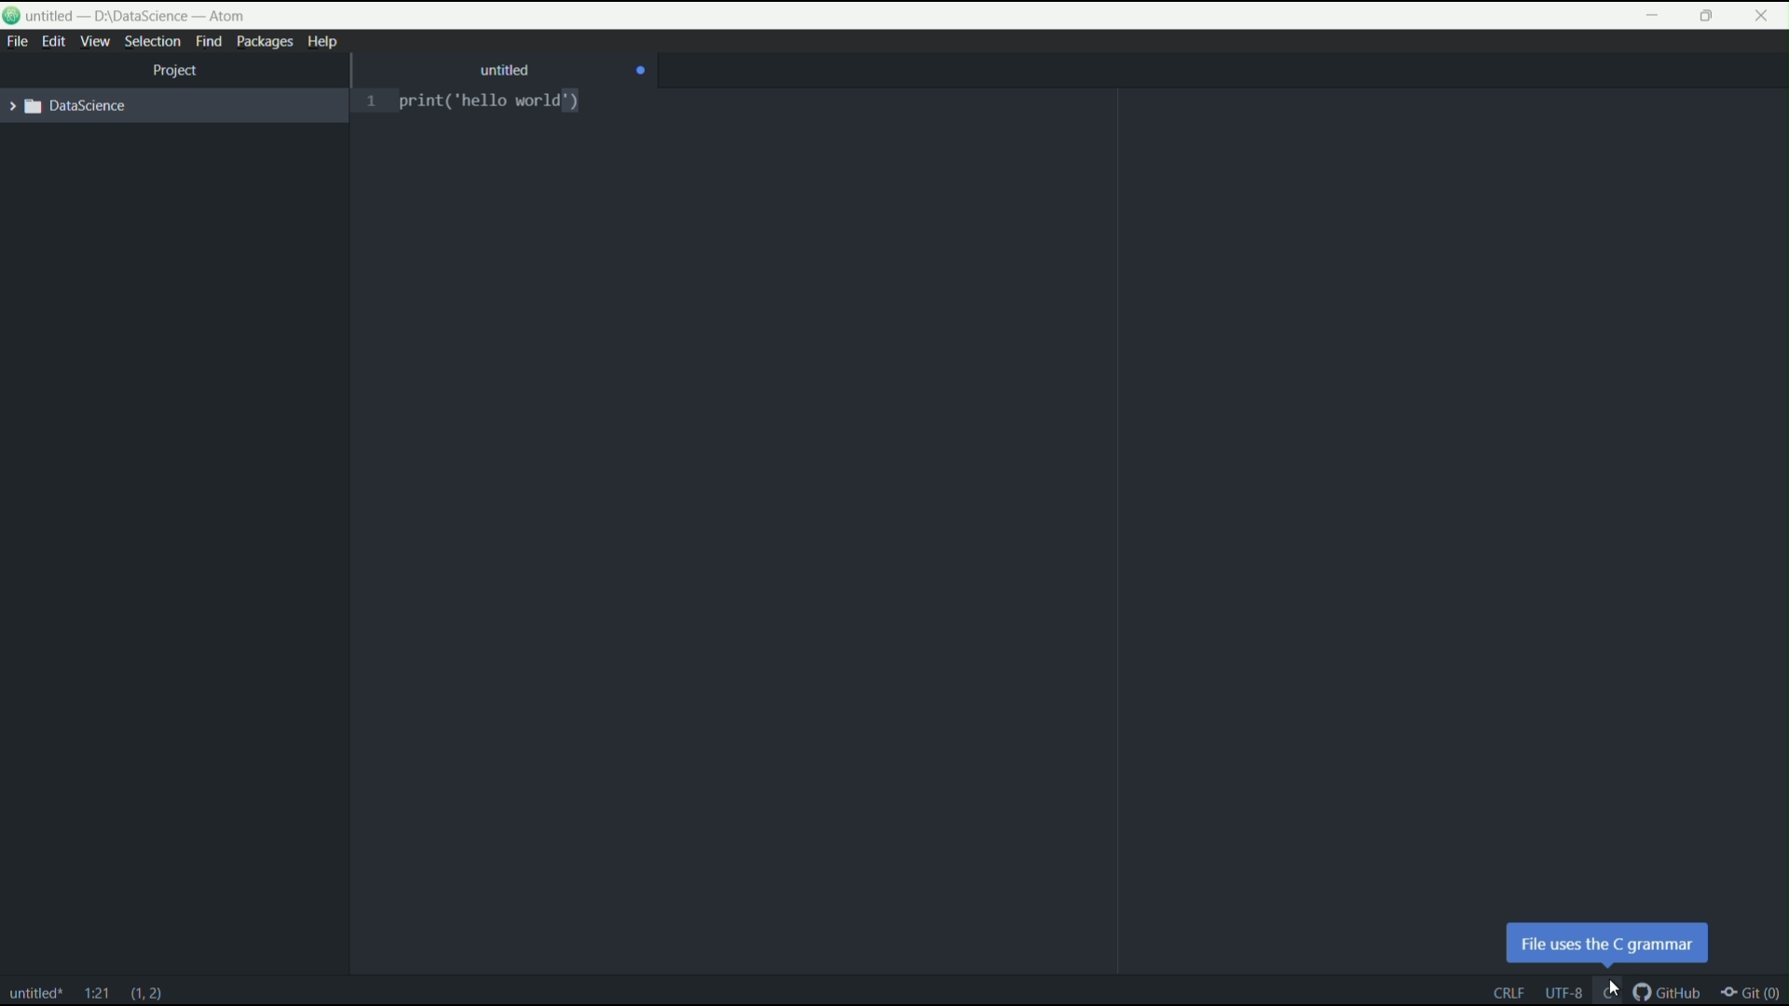  Describe the element at coordinates (321, 41) in the screenshot. I see `help menu` at that location.